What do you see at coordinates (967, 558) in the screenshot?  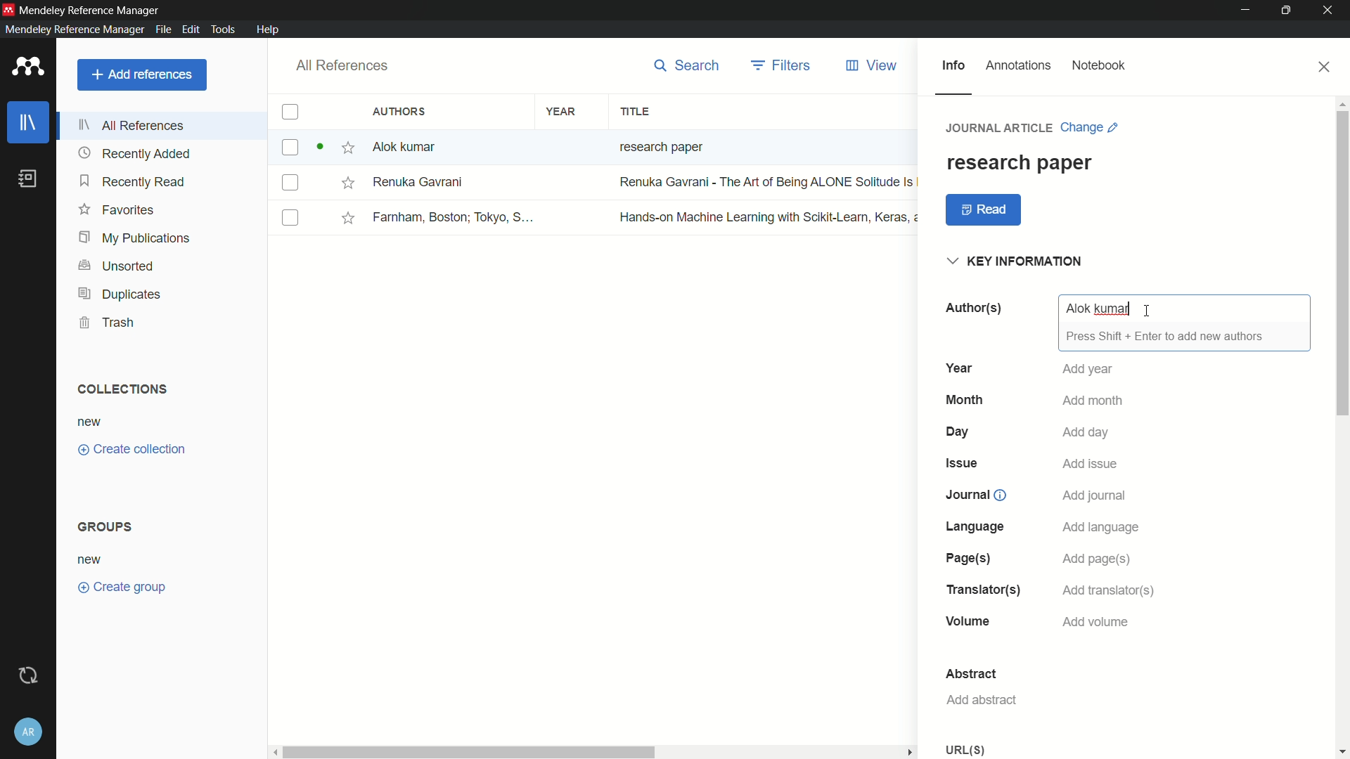 I see `page` at bounding box center [967, 558].